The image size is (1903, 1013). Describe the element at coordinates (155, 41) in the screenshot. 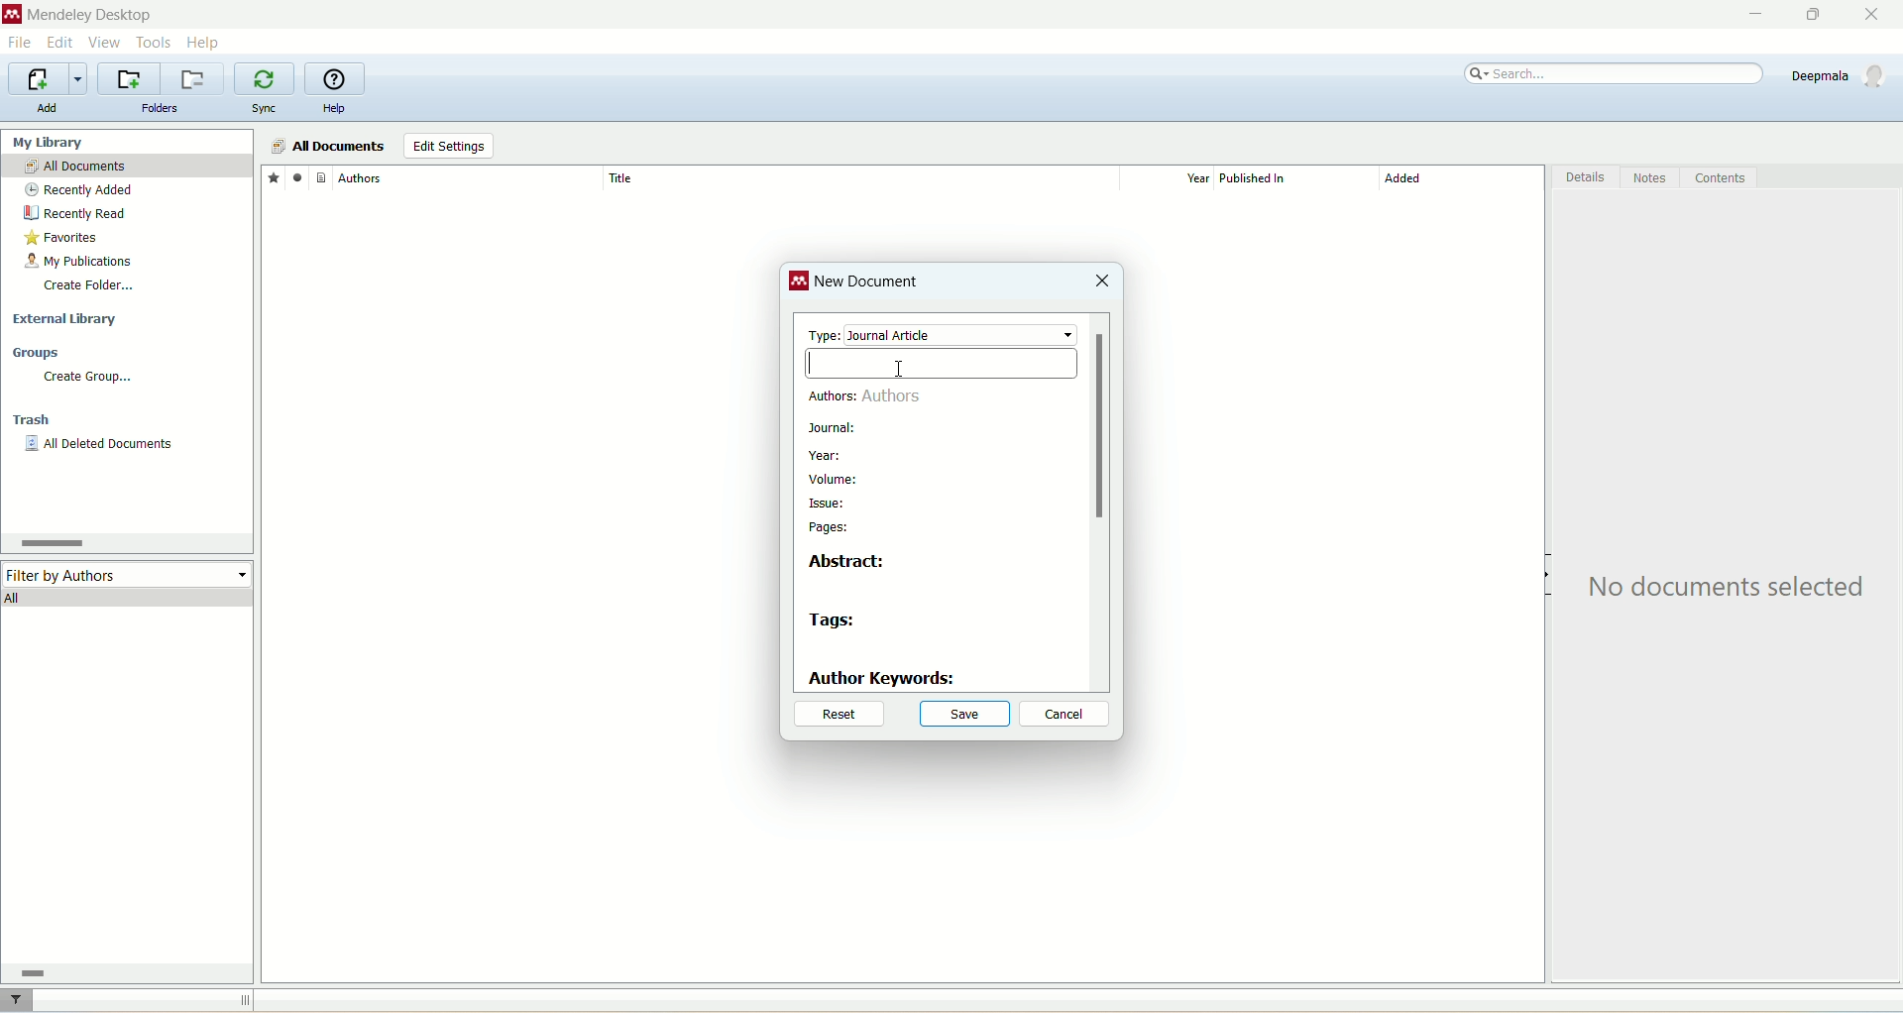

I see `tools` at that location.